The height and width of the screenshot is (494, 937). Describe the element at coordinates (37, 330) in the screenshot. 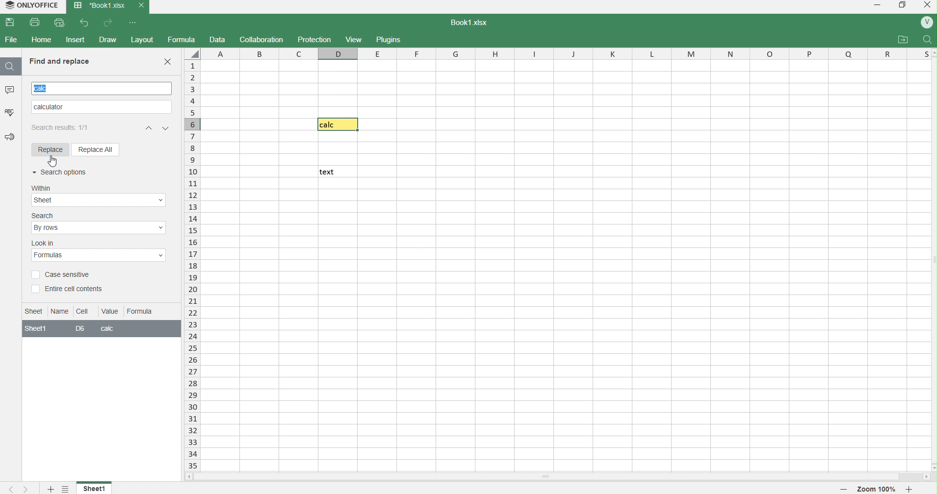

I see `sheet1` at that location.